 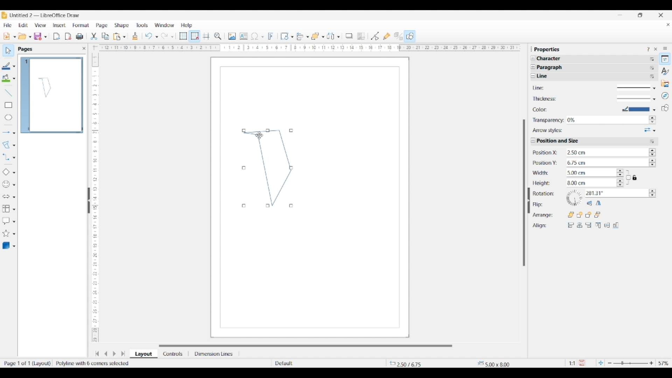 What do you see at coordinates (306, 346) in the screenshot?
I see `Horizontal slide bar` at bounding box center [306, 346].